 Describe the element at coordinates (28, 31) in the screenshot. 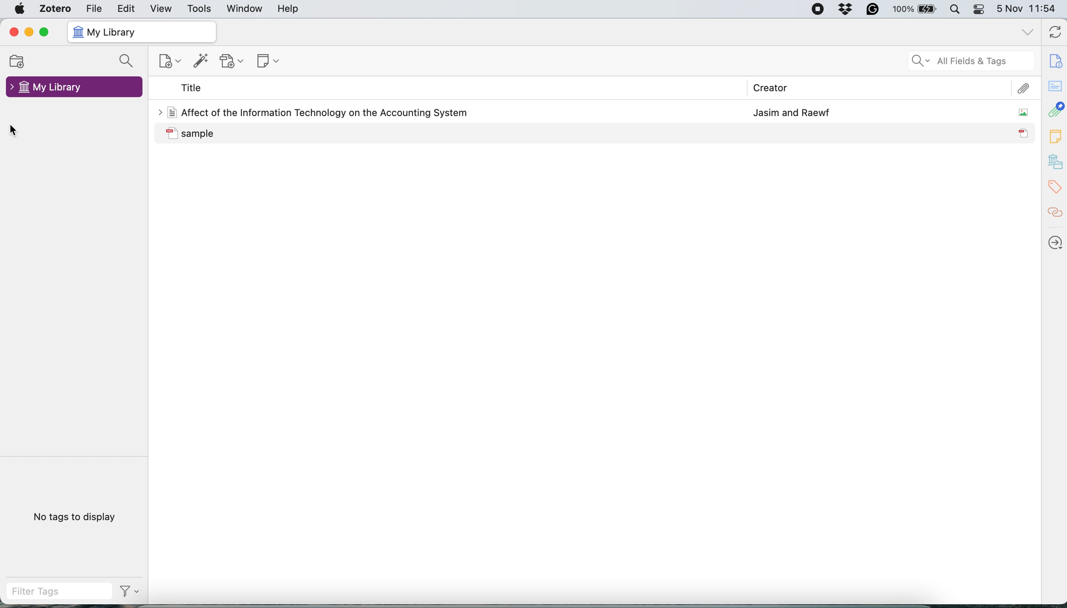

I see `minimise` at that location.